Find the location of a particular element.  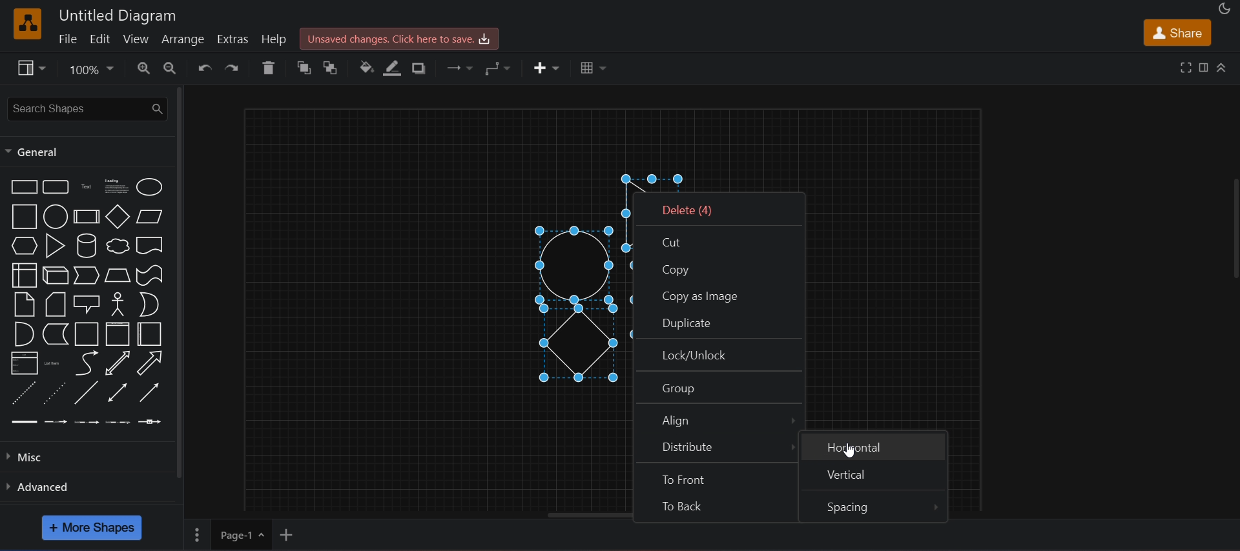

page 1  is located at coordinates (227, 533).